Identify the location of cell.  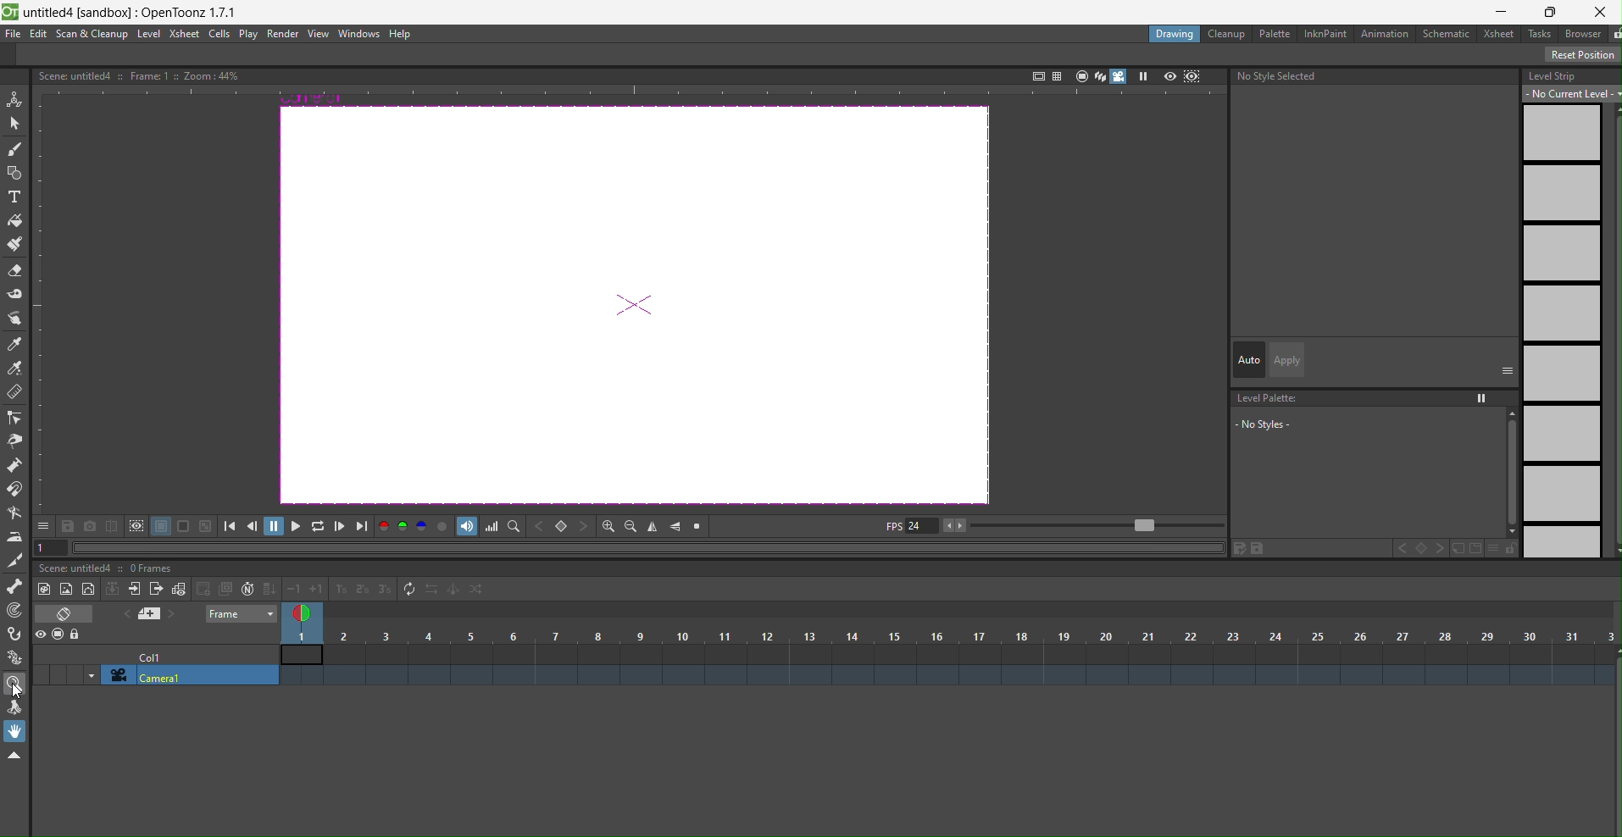
(155, 658).